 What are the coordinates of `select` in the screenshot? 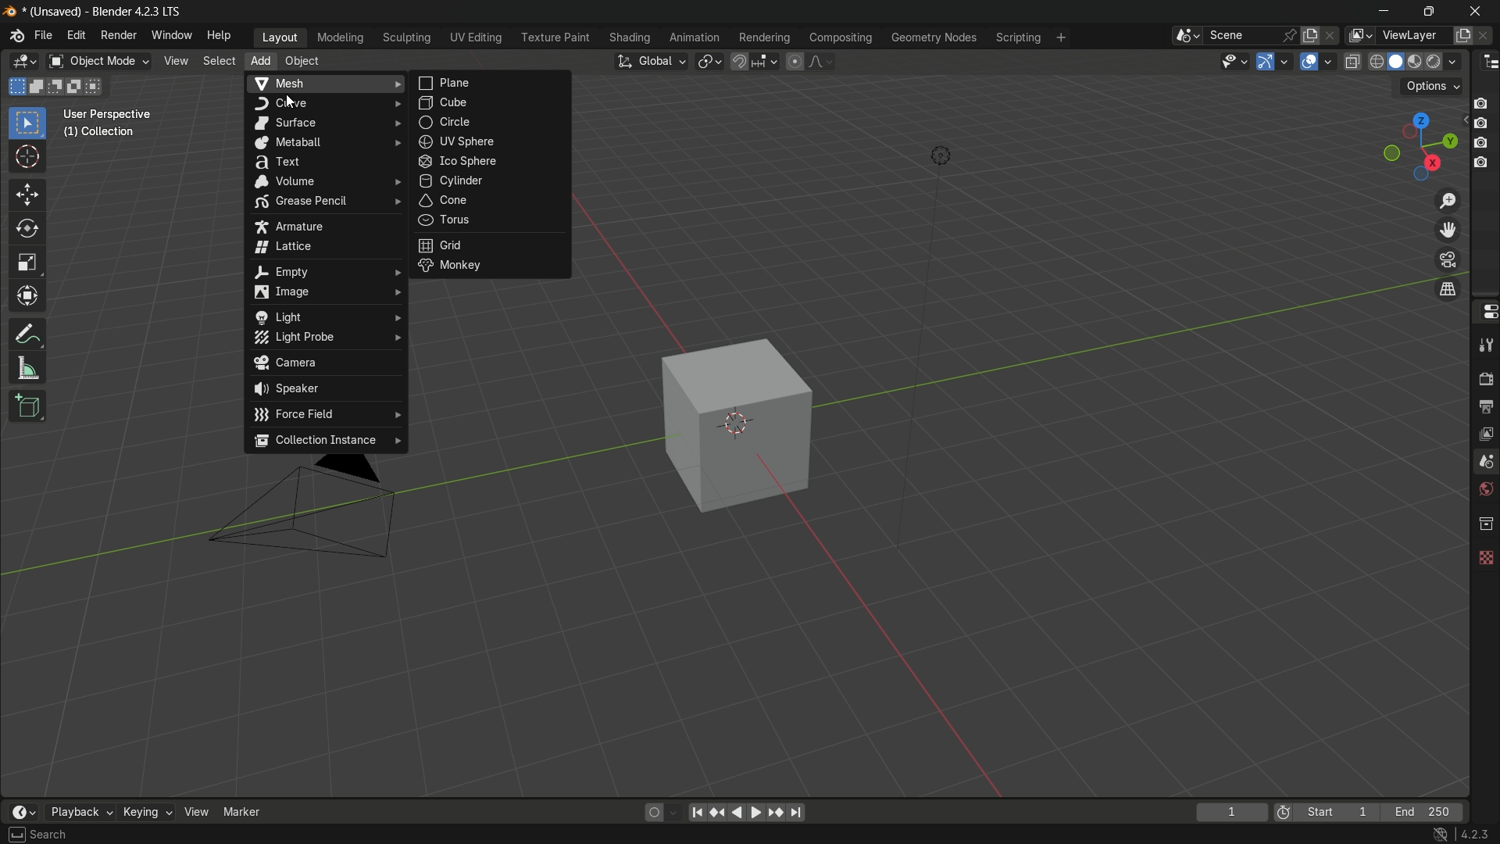 It's located at (37, 836).